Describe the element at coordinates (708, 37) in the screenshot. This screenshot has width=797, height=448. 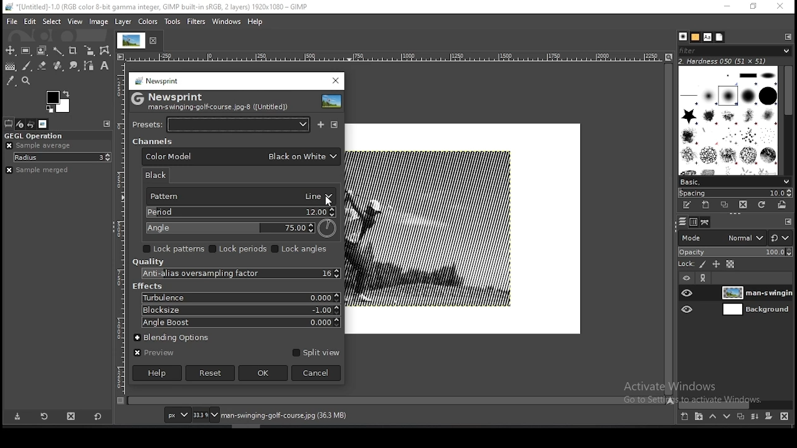
I see `fonts` at that location.